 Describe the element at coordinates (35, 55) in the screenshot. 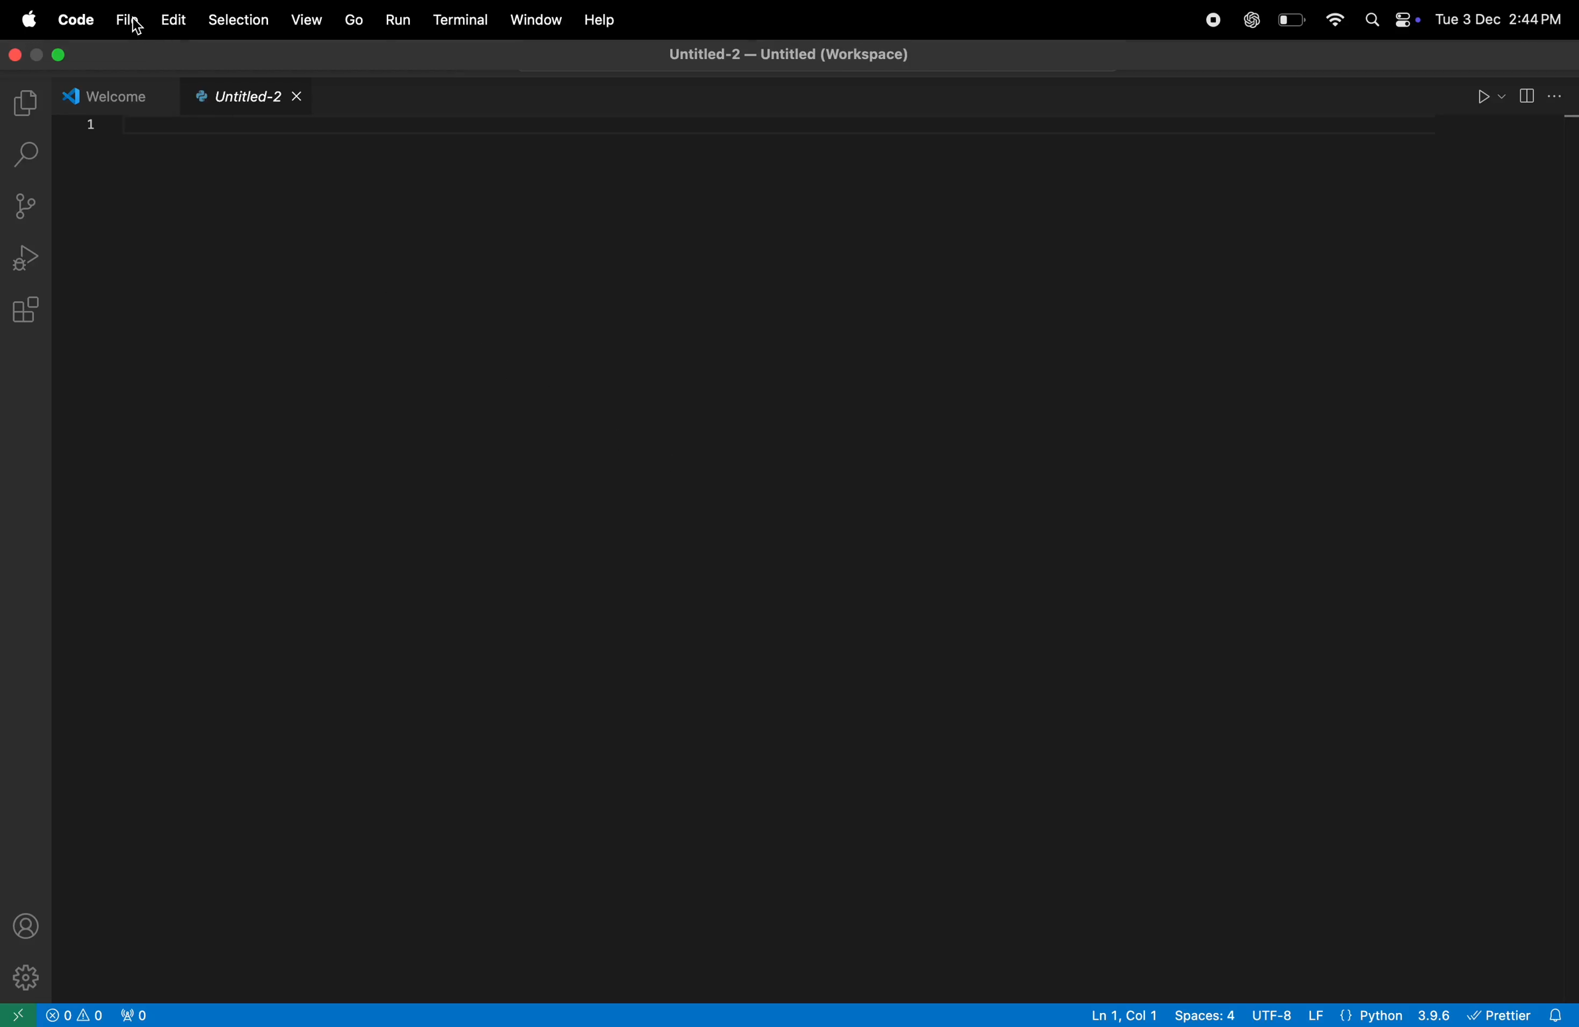

I see `minimize` at that location.